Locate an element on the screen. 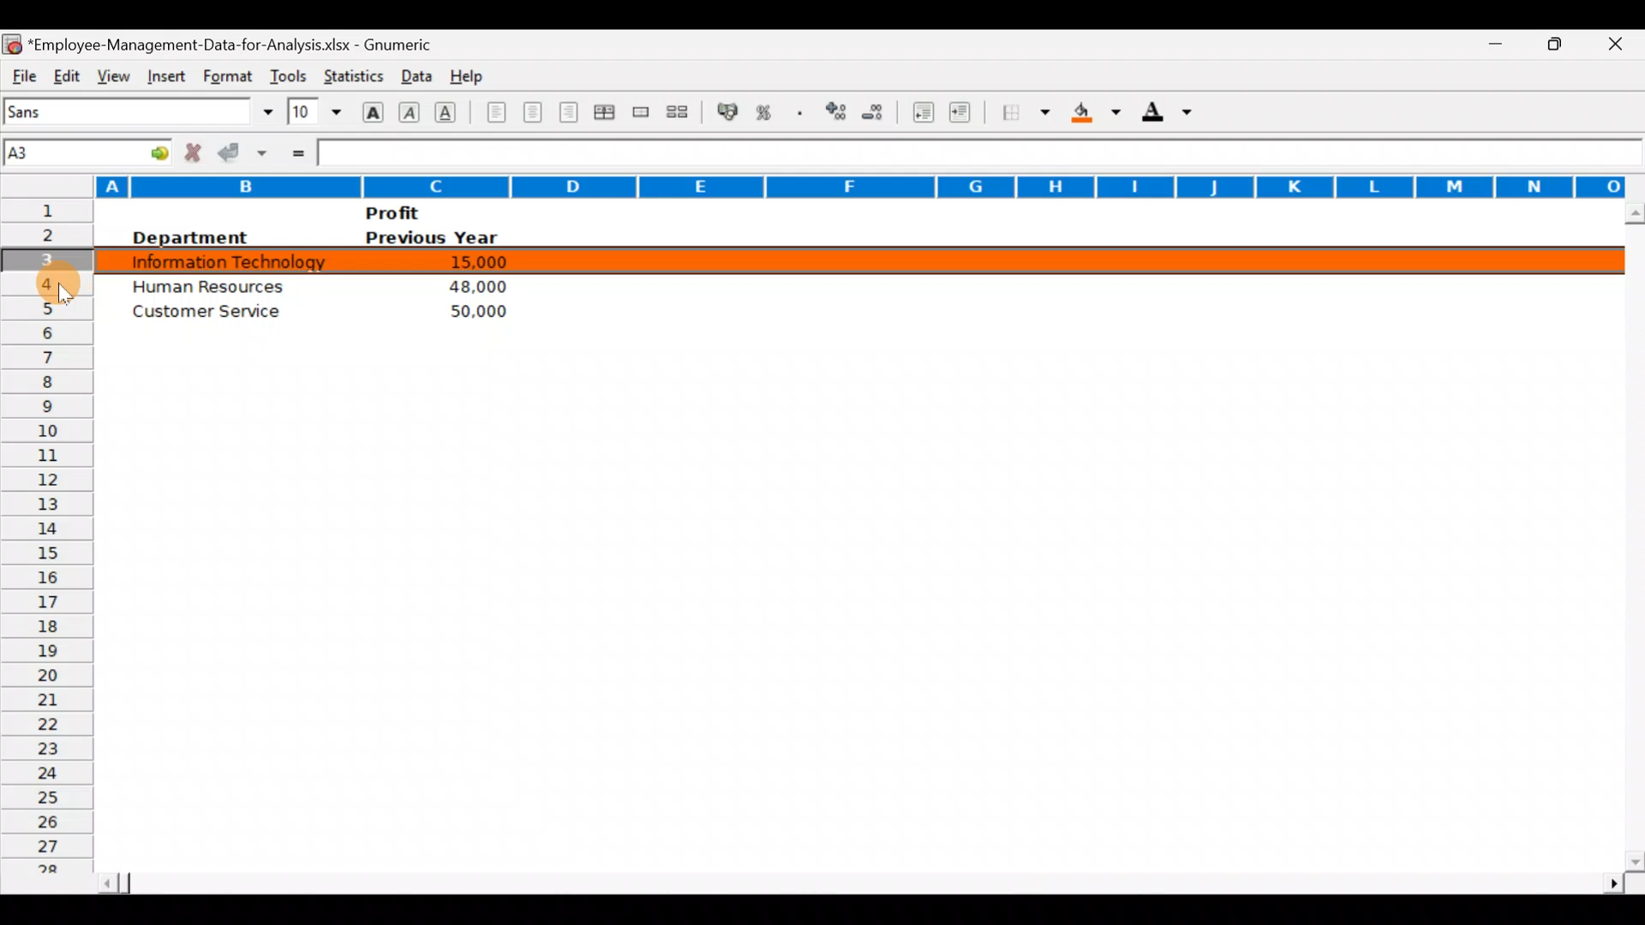 The height and width of the screenshot is (925, 1645). Background is located at coordinates (1095, 117).